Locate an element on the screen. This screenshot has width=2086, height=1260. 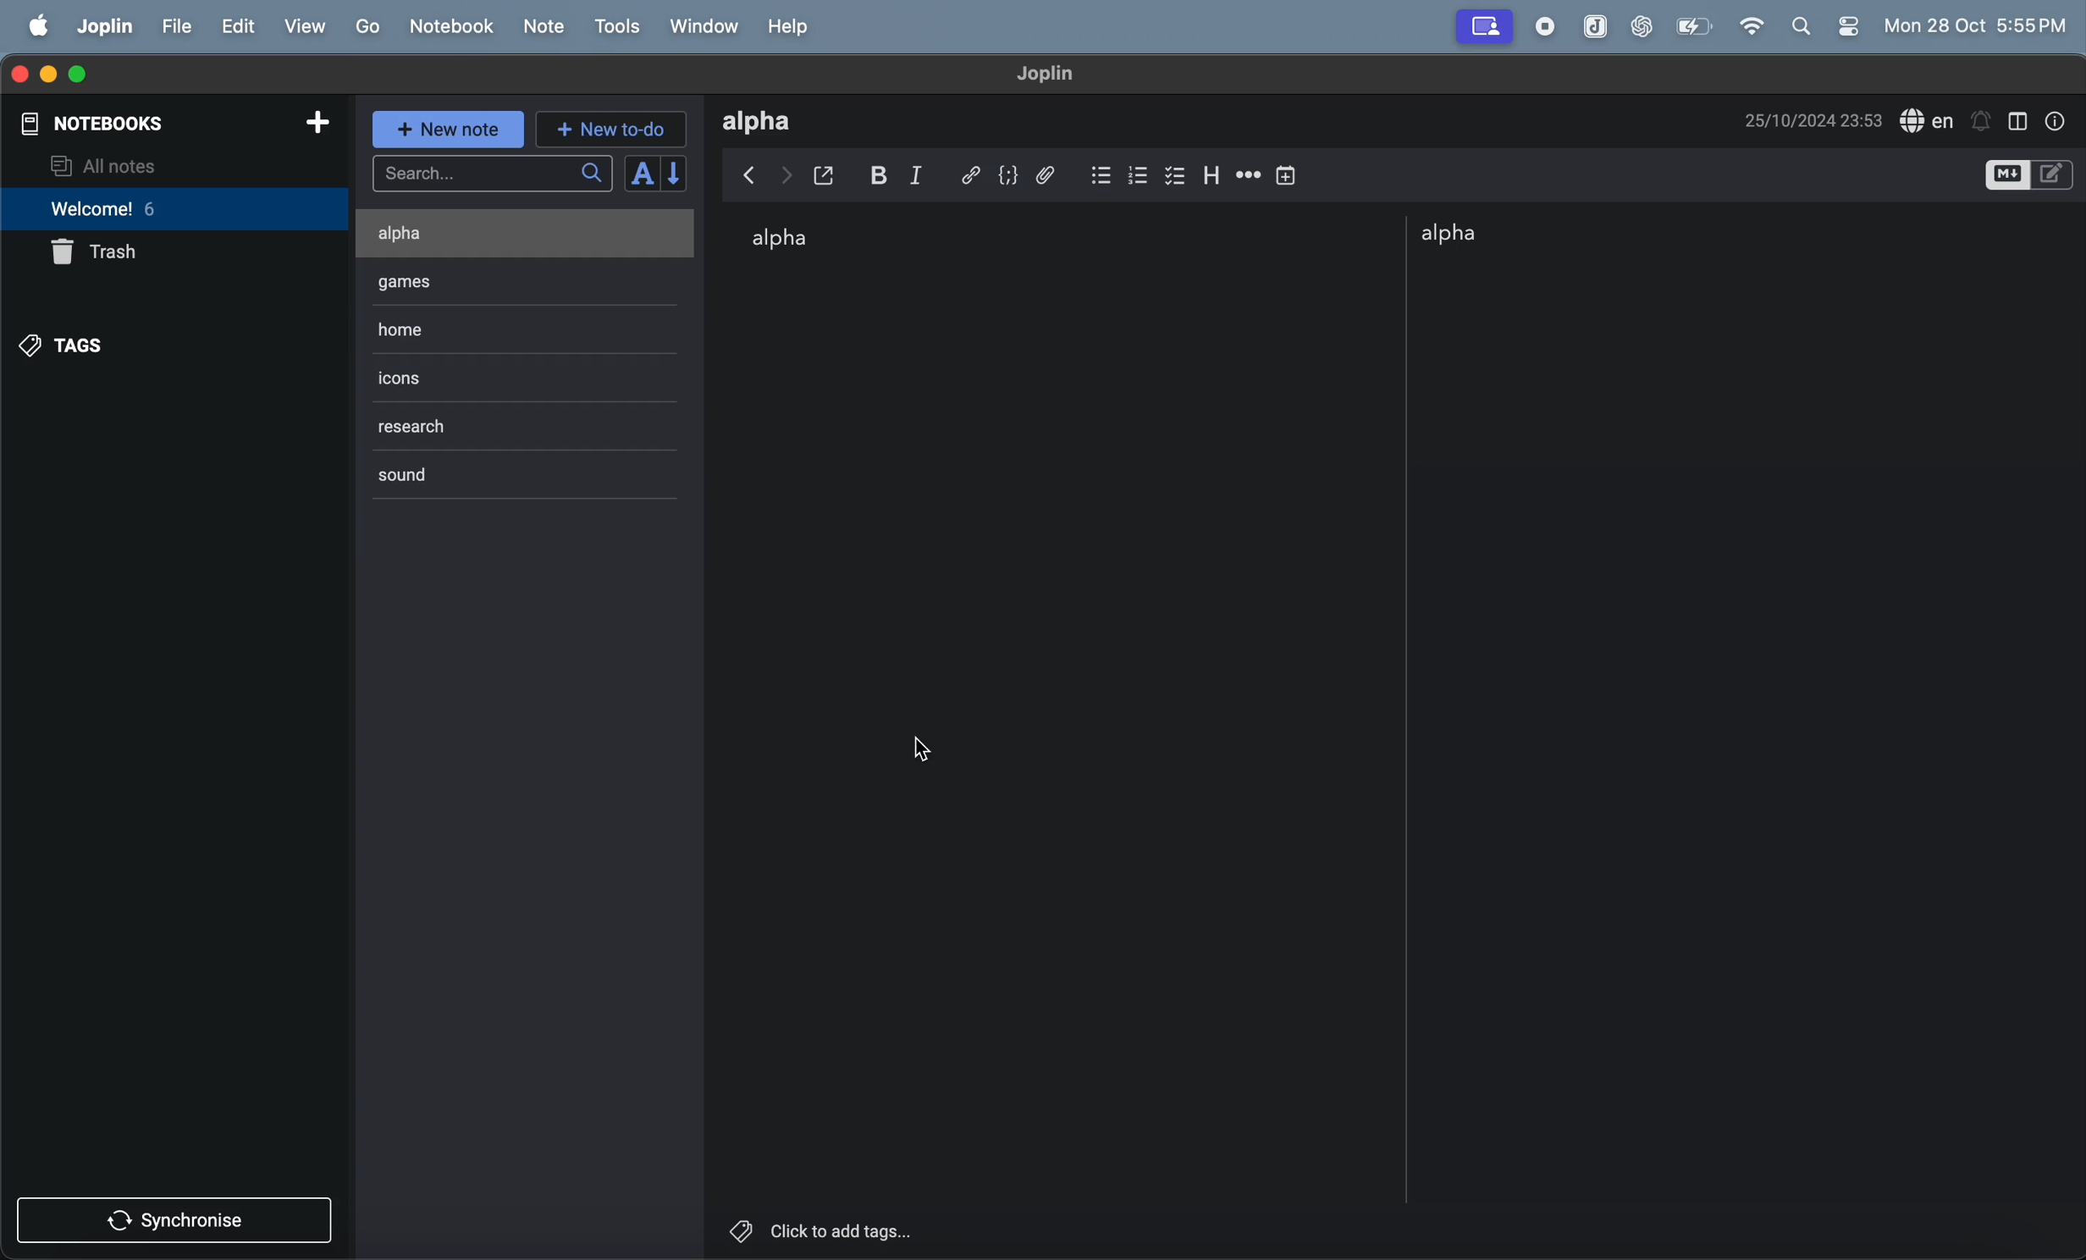
alpha note is located at coordinates (1493, 234).